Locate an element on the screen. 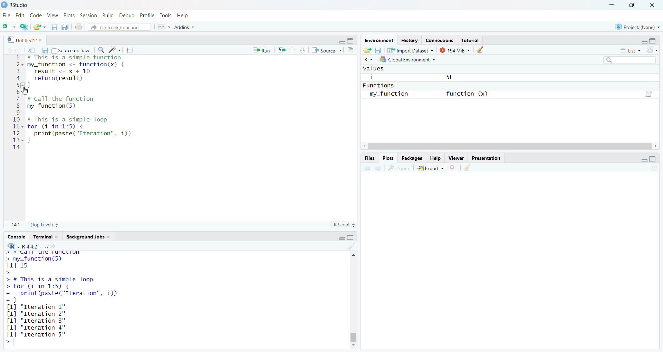  close is located at coordinates (111, 237).